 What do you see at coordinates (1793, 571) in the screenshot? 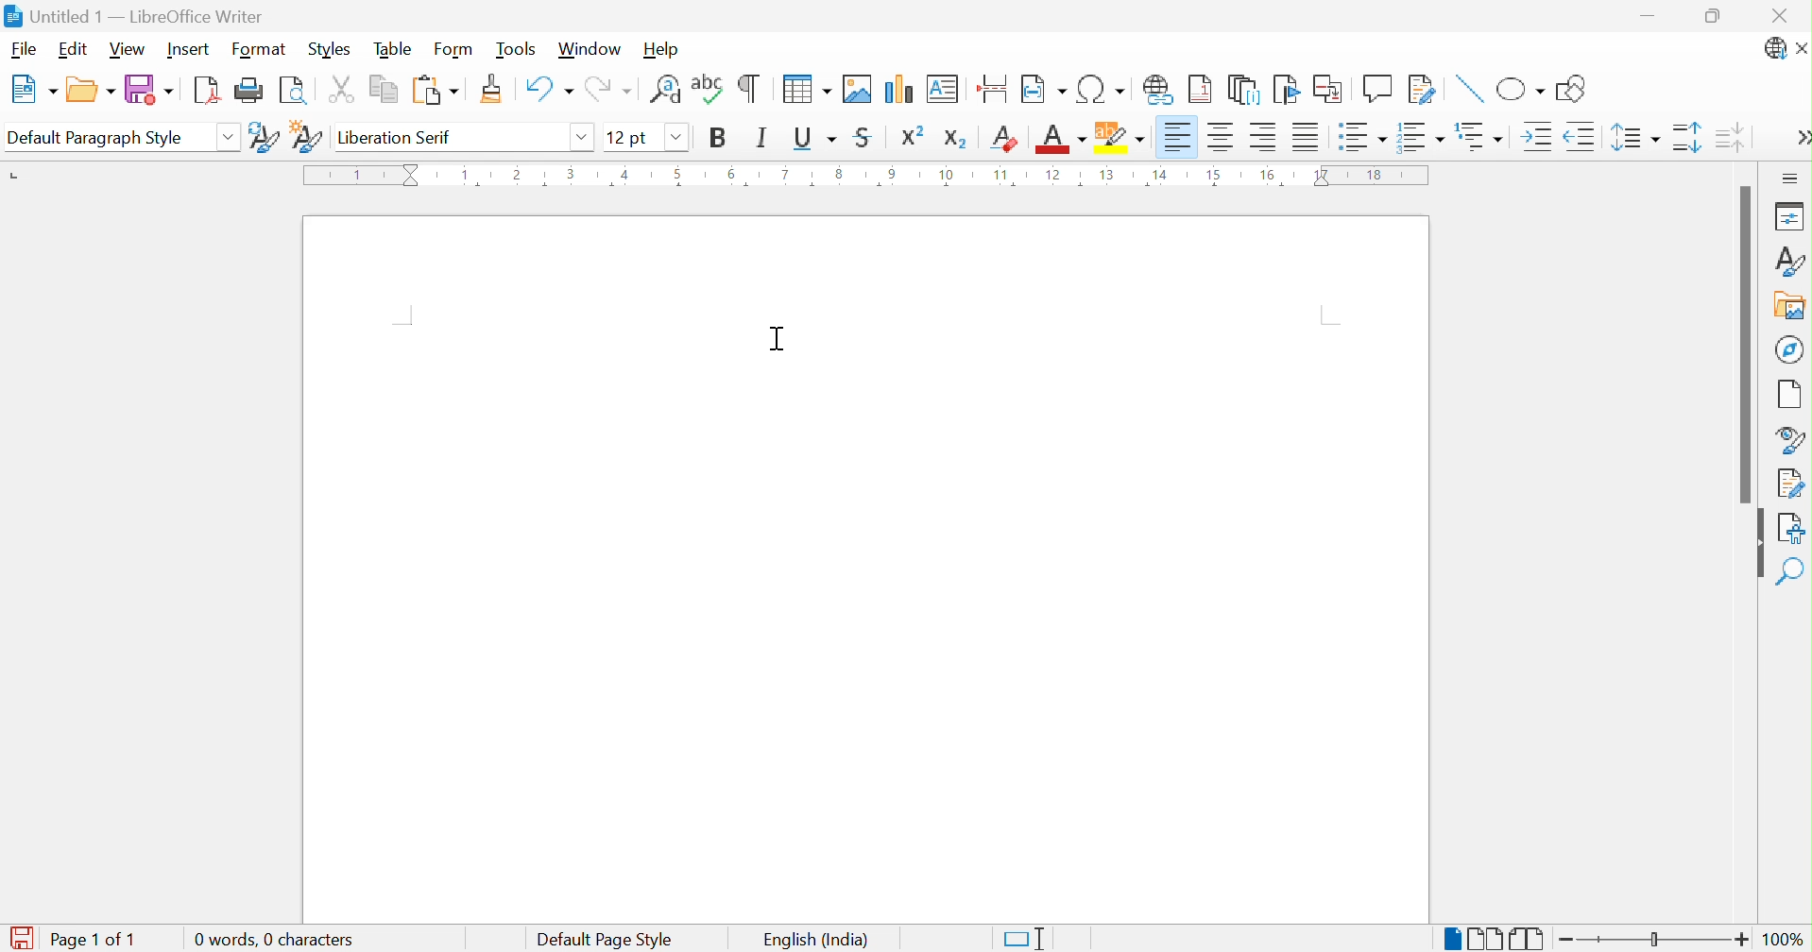
I see `Find` at bounding box center [1793, 571].